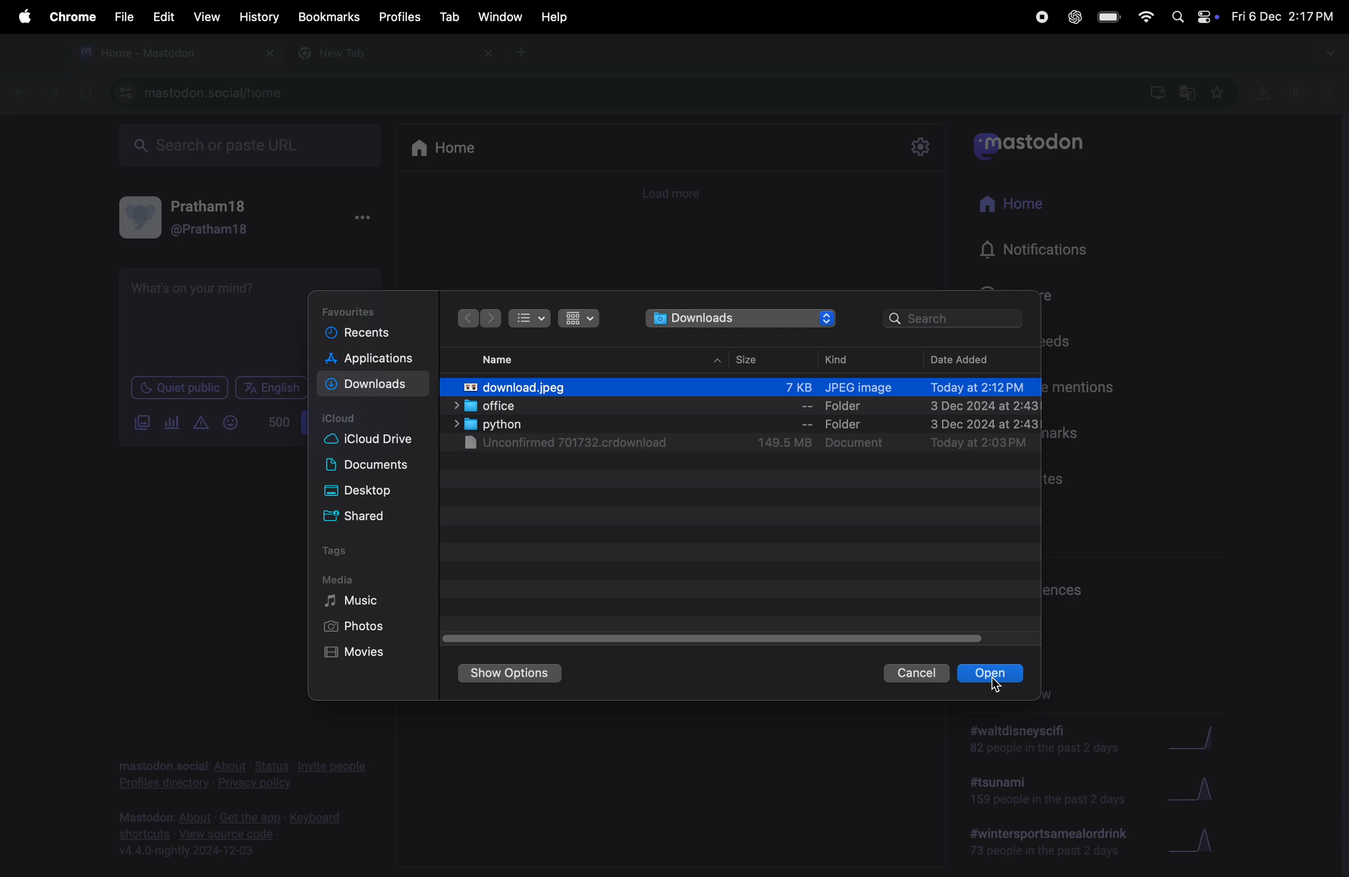 Image resolution: width=1349 pixels, height=877 pixels. What do you see at coordinates (1076, 18) in the screenshot?
I see `chatgpt` at bounding box center [1076, 18].